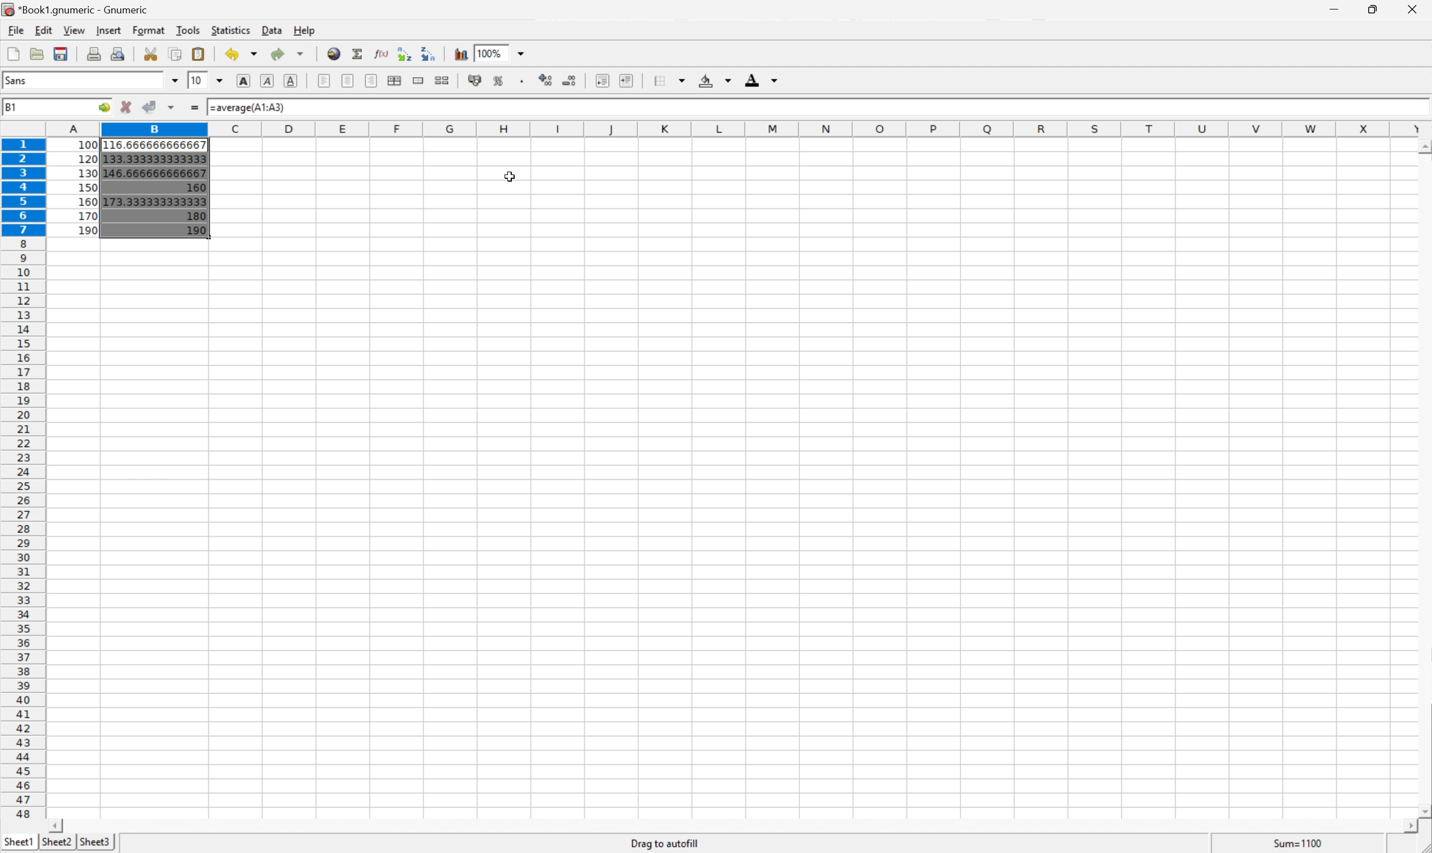 The width and height of the screenshot is (1432, 853). Describe the element at coordinates (1404, 824) in the screenshot. I see `Scroll Right` at that location.